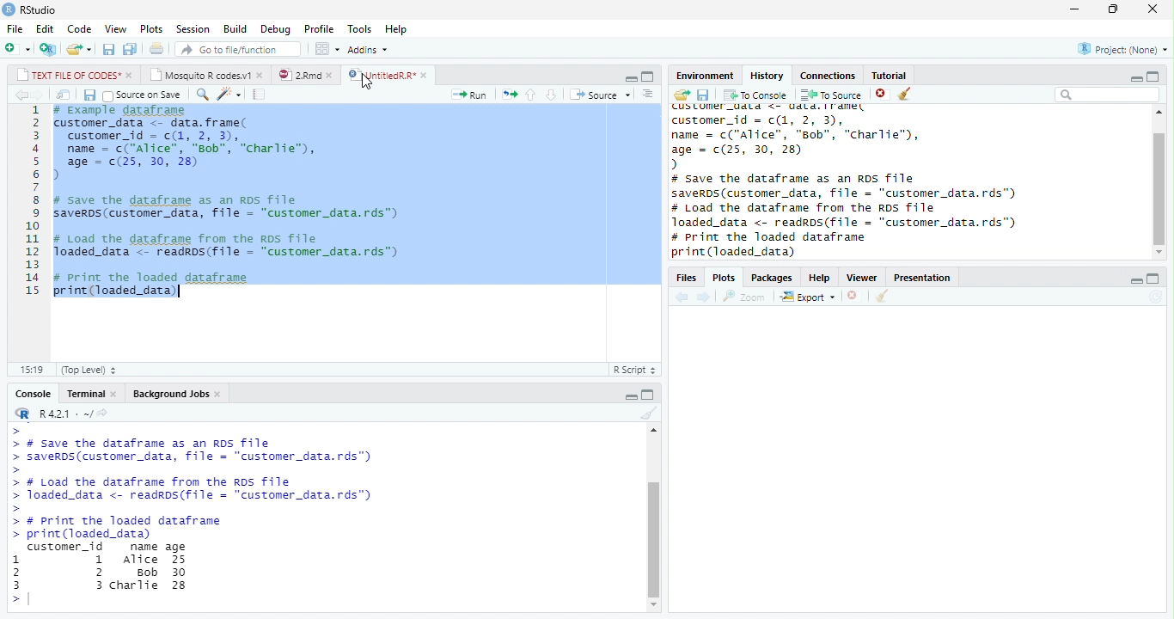  I want to click on clear, so click(905, 94).